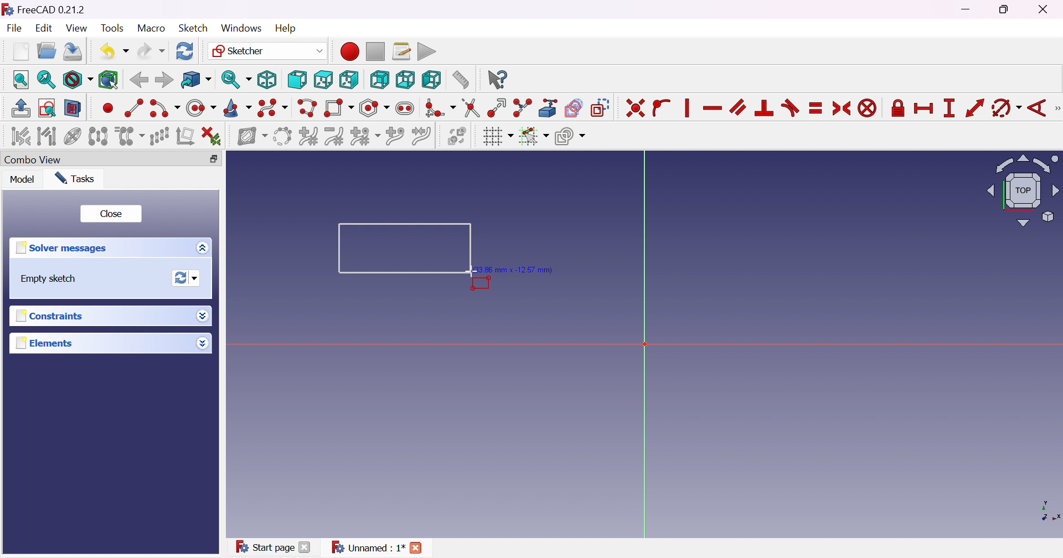 The image size is (1063, 558). Describe the element at coordinates (1006, 109) in the screenshot. I see `Constrain arc or circle` at that location.